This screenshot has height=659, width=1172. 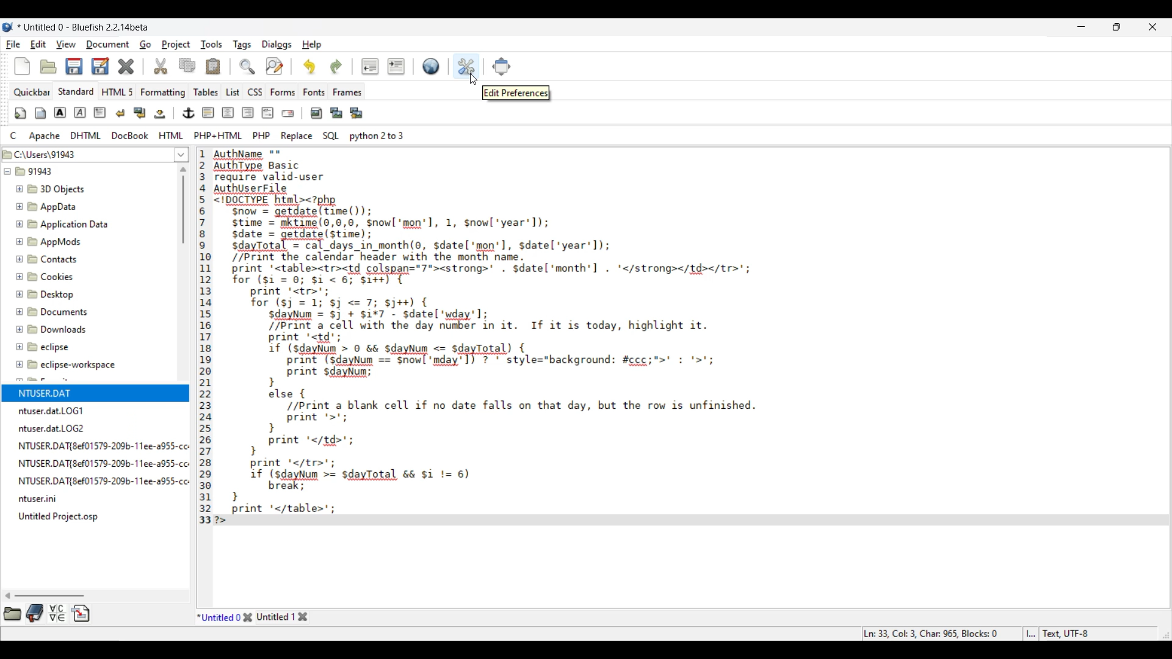 I want to click on Tables, so click(x=206, y=92).